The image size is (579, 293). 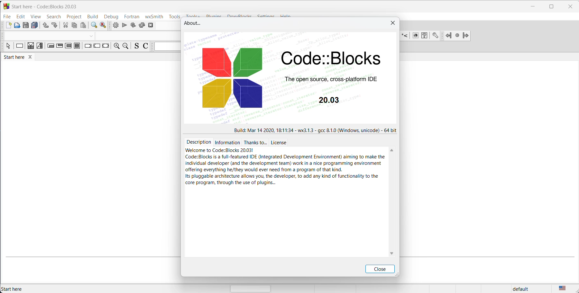 I want to click on replace, so click(x=103, y=25).